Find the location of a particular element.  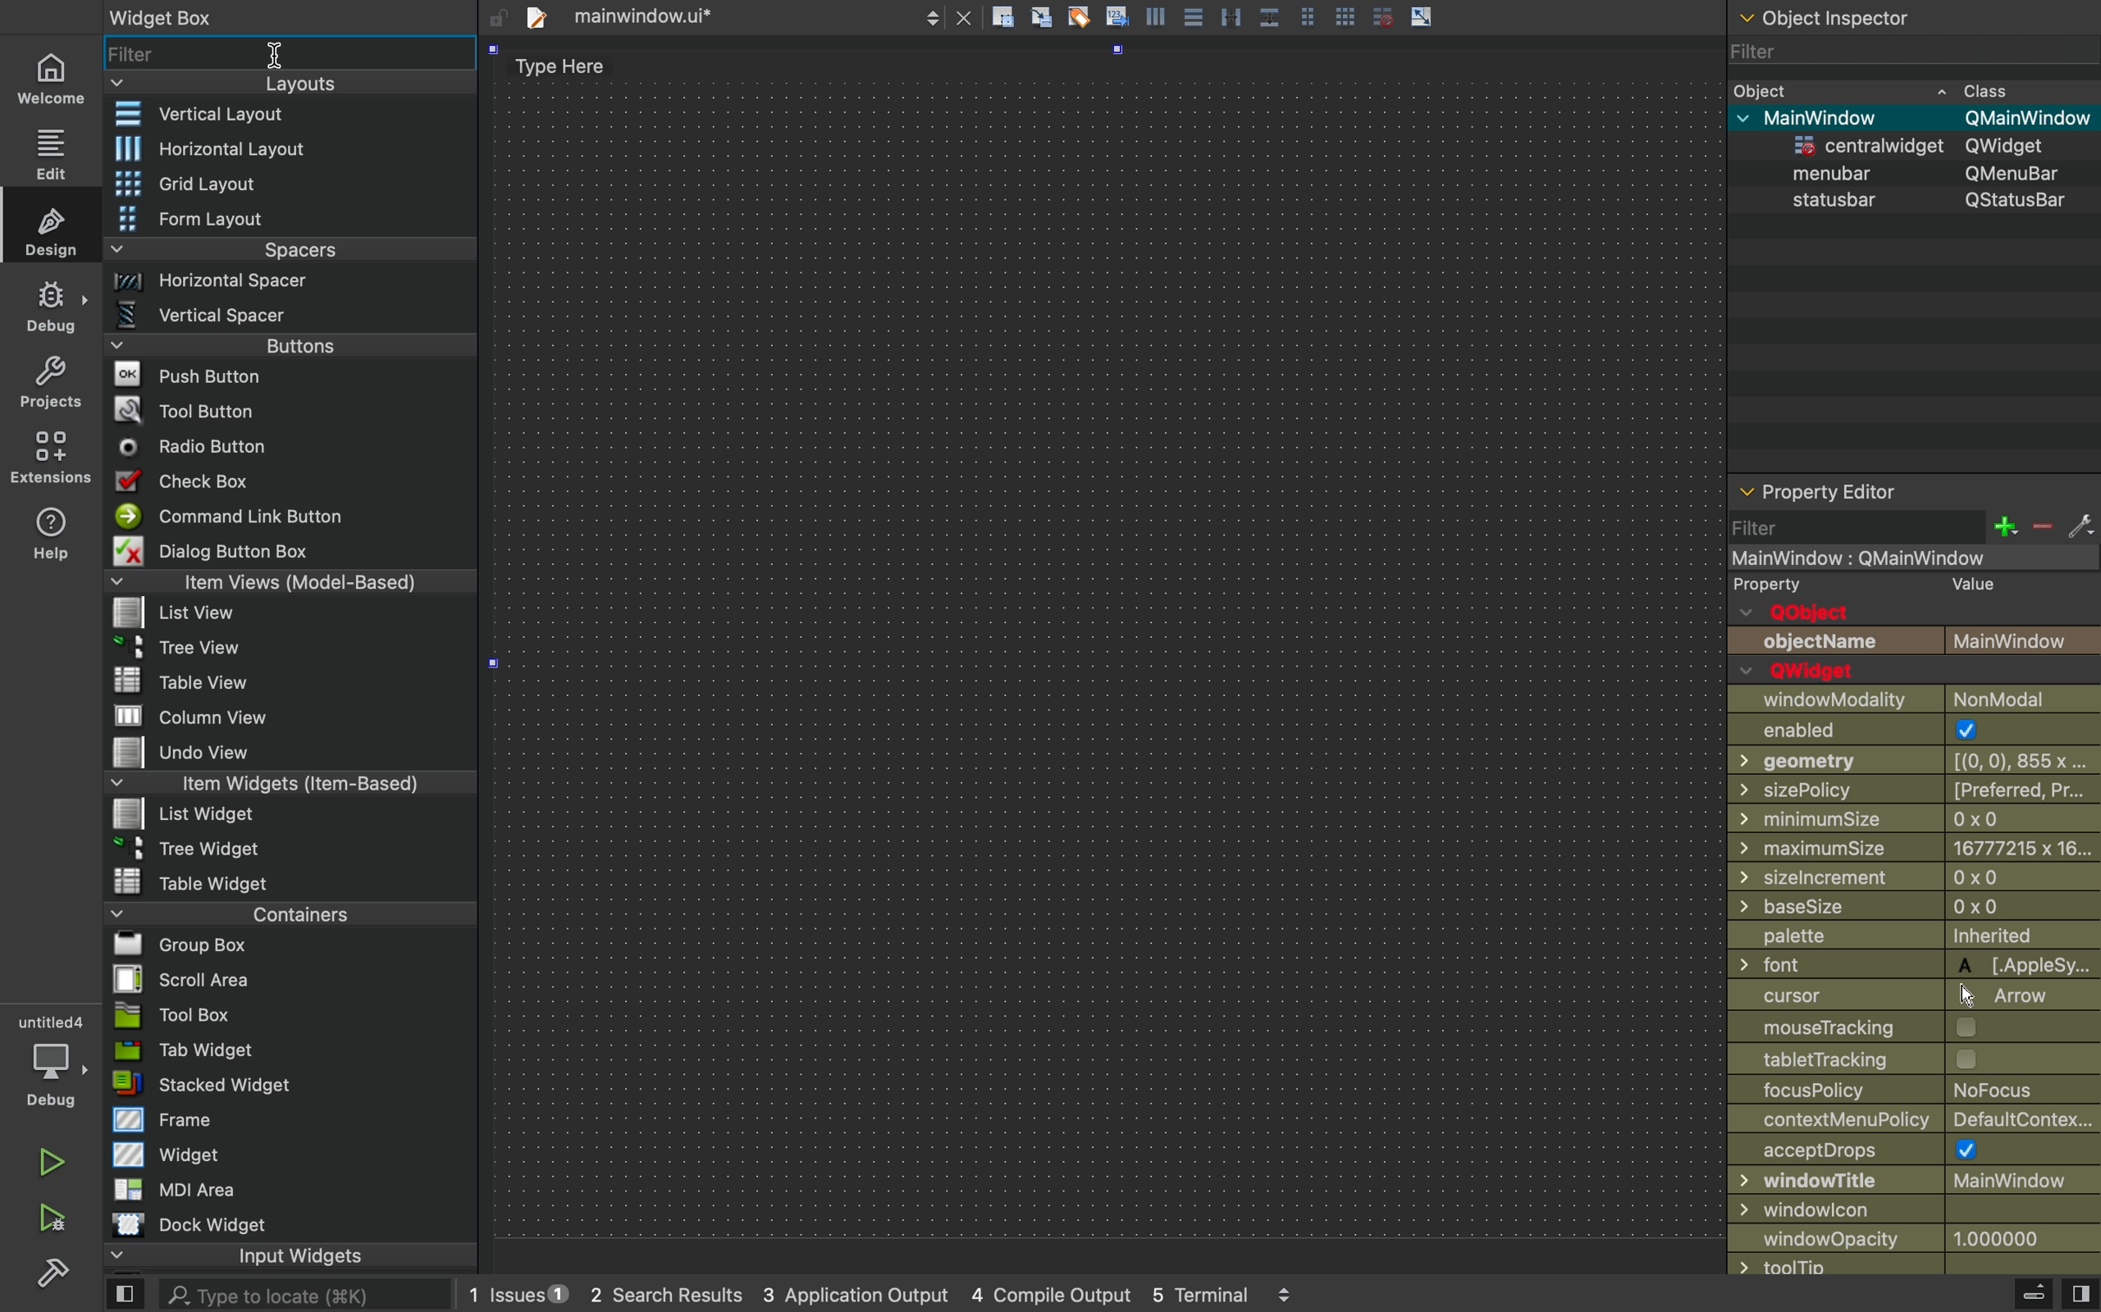

Pages is located at coordinates (1313, 15).